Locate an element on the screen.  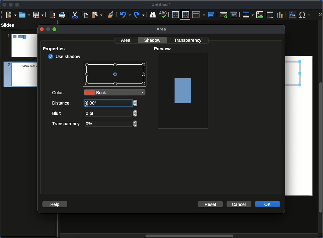
Color is located at coordinates (59, 92).